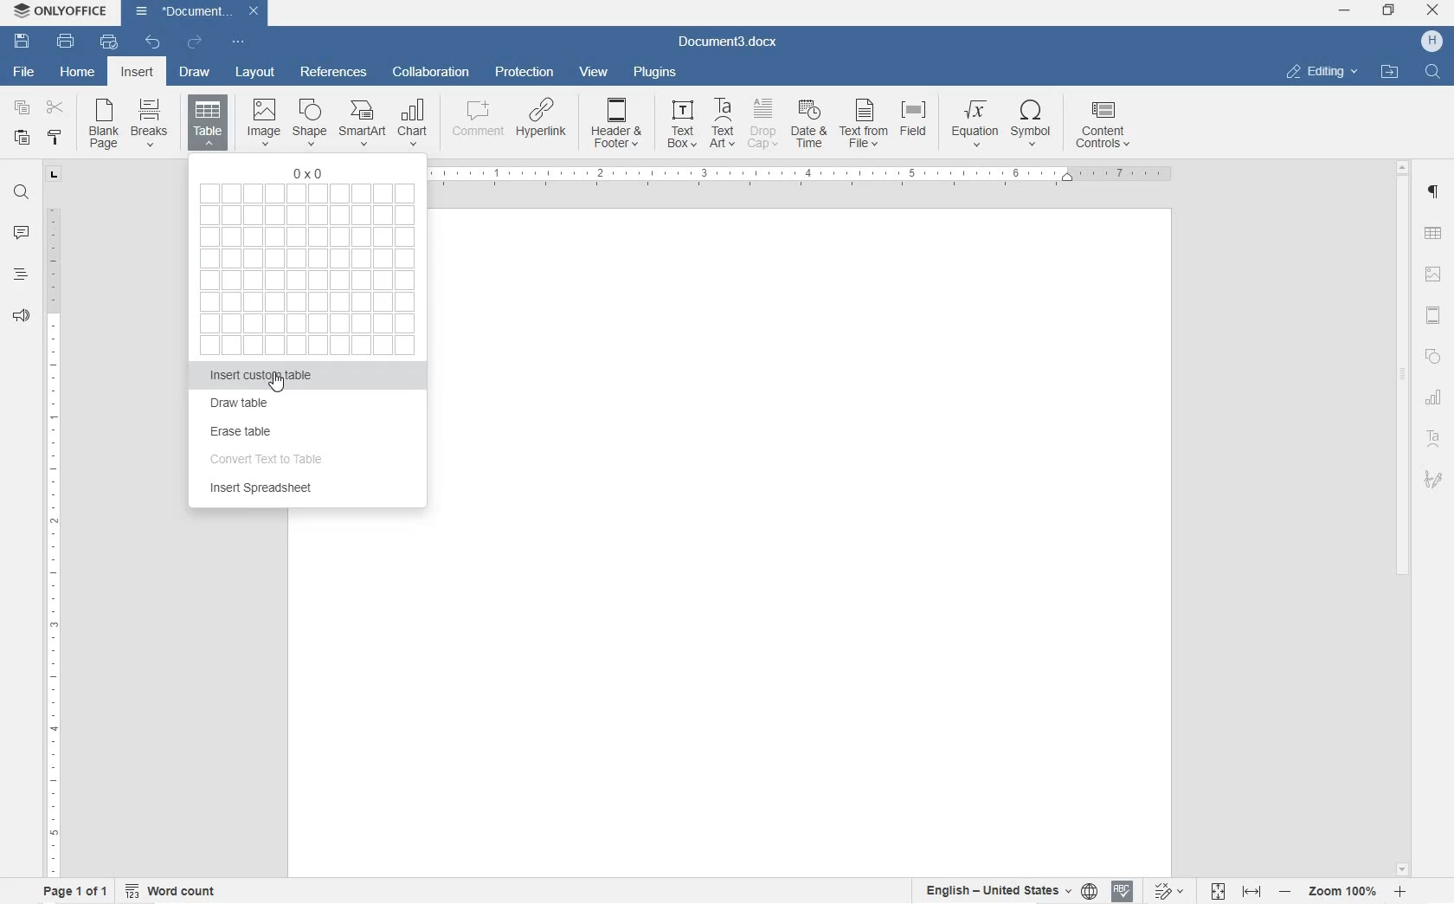  I want to click on WORD COUNT, so click(172, 889).